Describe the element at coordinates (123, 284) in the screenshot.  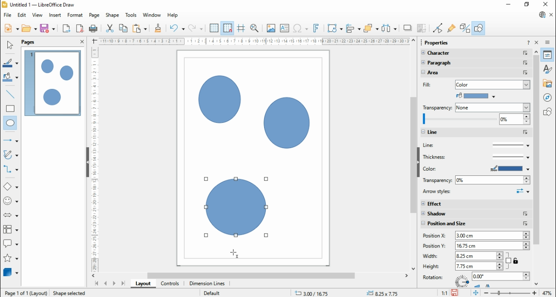
I see `last page` at that location.